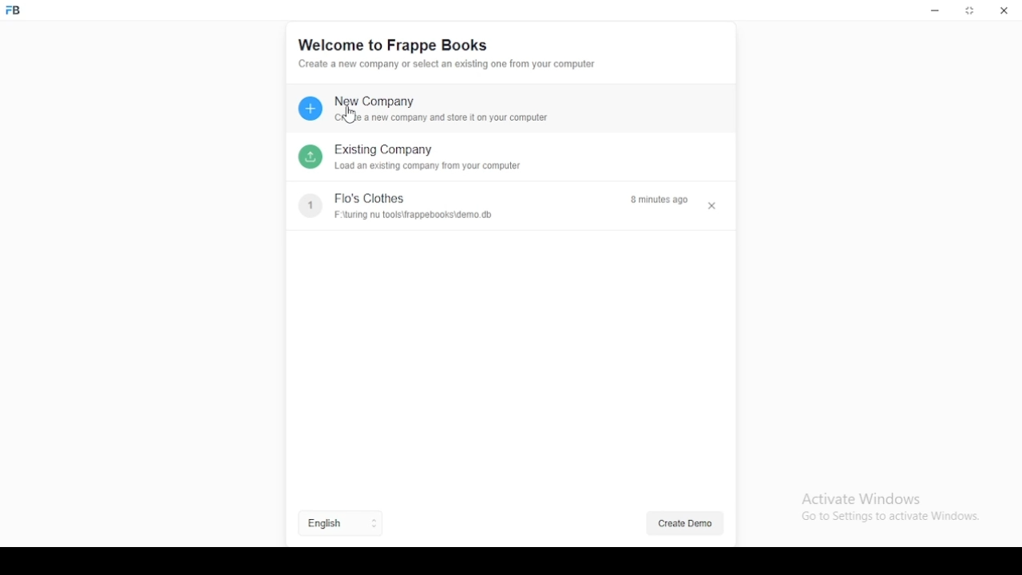  Describe the element at coordinates (937, 12) in the screenshot. I see `minimize` at that location.